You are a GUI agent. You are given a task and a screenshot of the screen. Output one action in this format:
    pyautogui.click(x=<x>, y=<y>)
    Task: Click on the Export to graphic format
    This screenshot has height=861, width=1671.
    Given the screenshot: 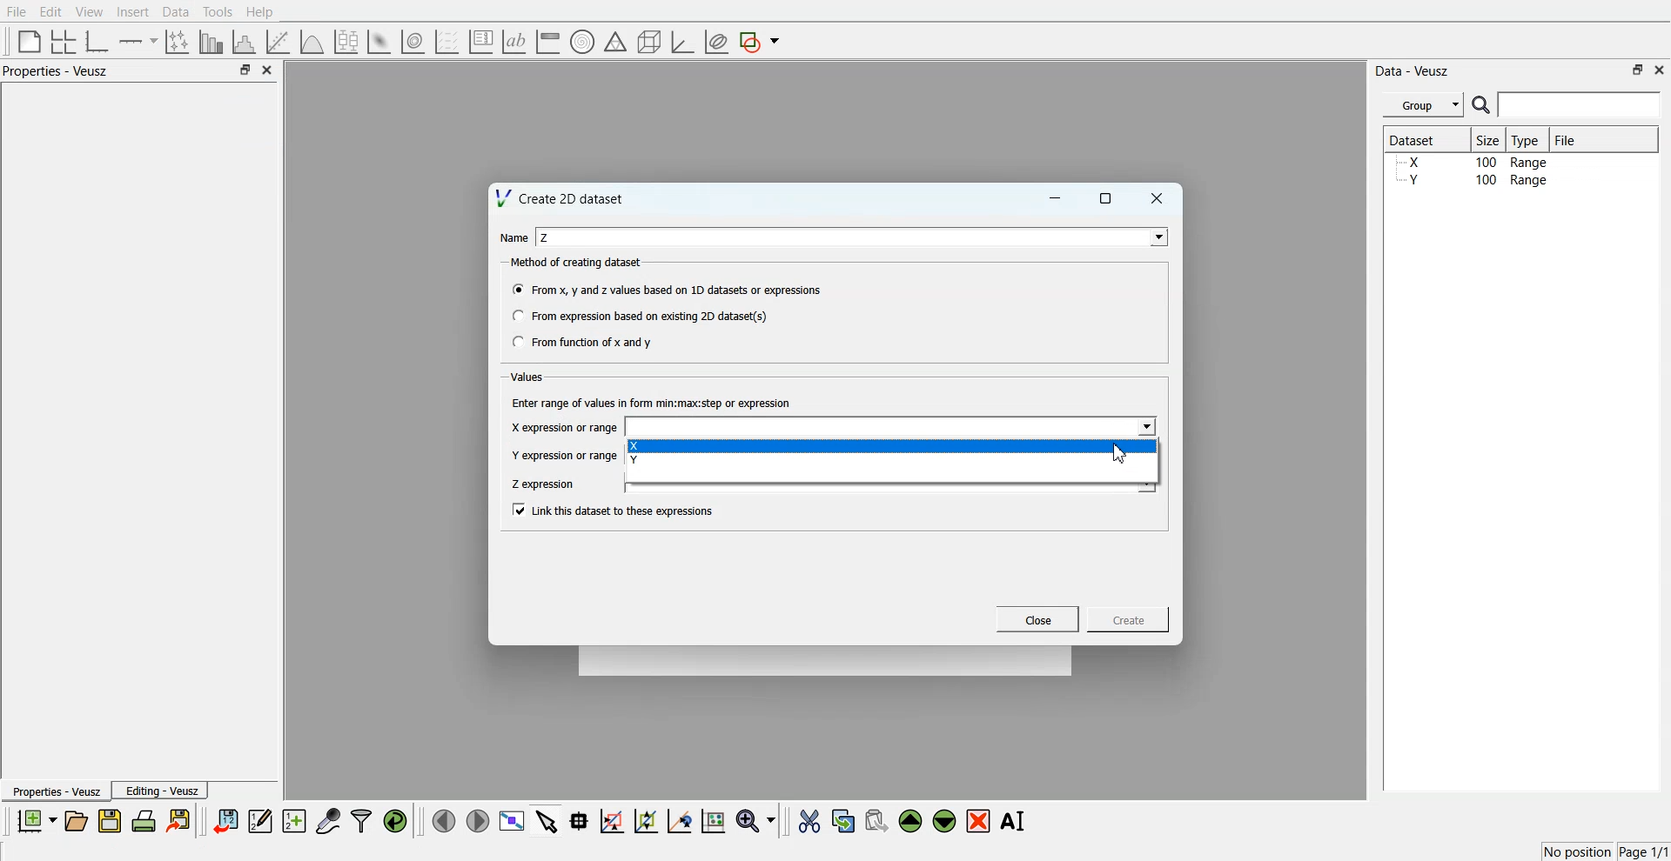 What is the action you would take?
    pyautogui.click(x=180, y=820)
    